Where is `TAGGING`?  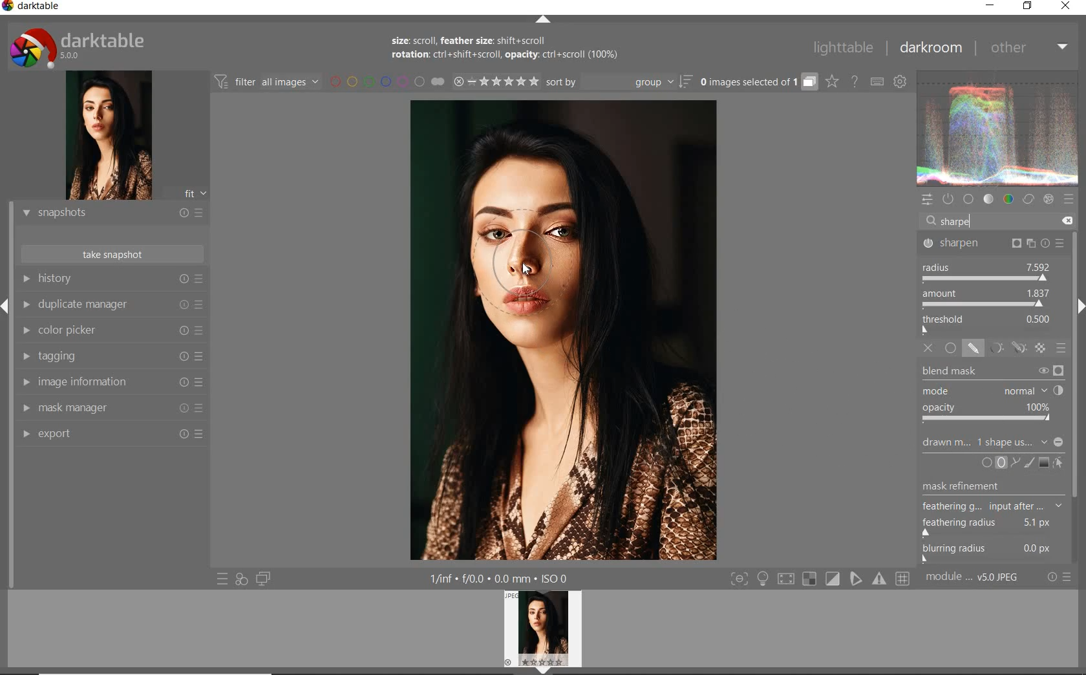 TAGGING is located at coordinates (109, 357).